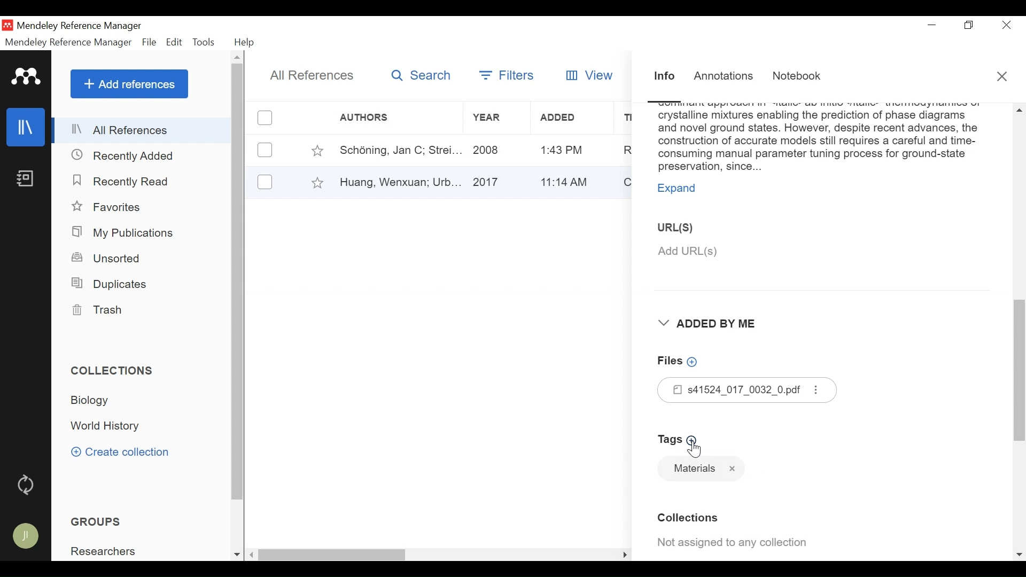  What do you see at coordinates (590, 74) in the screenshot?
I see `View` at bounding box center [590, 74].